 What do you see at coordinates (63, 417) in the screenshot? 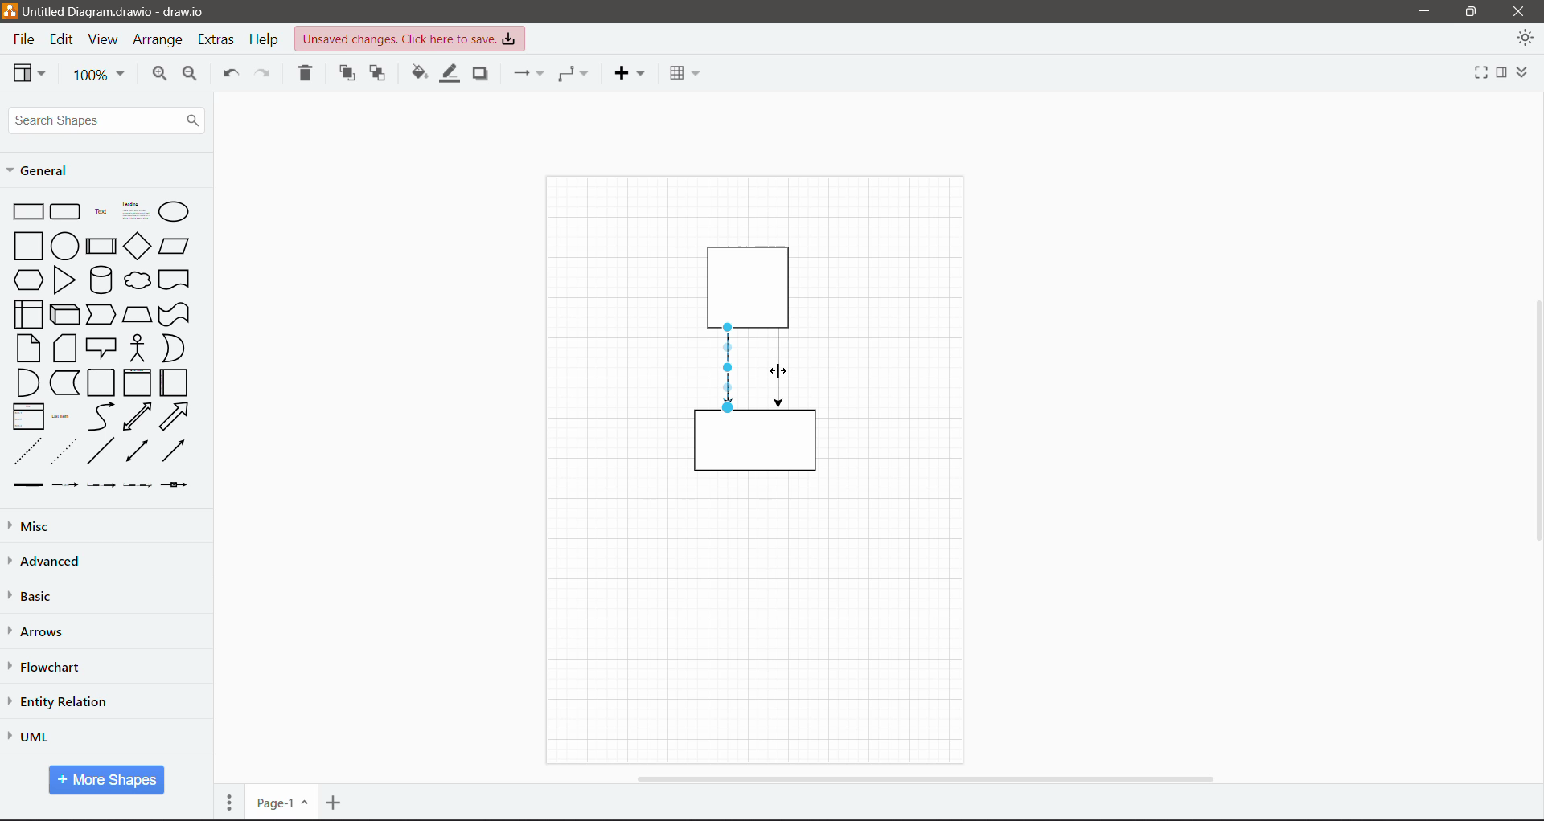
I see `List Item` at bounding box center [63, 417].